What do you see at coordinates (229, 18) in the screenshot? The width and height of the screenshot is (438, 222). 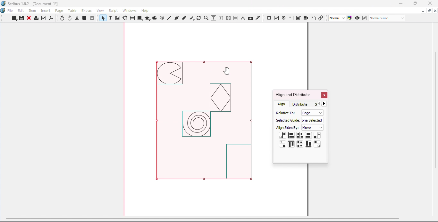 I see `Link text frames` at bounding box center [229, 18].